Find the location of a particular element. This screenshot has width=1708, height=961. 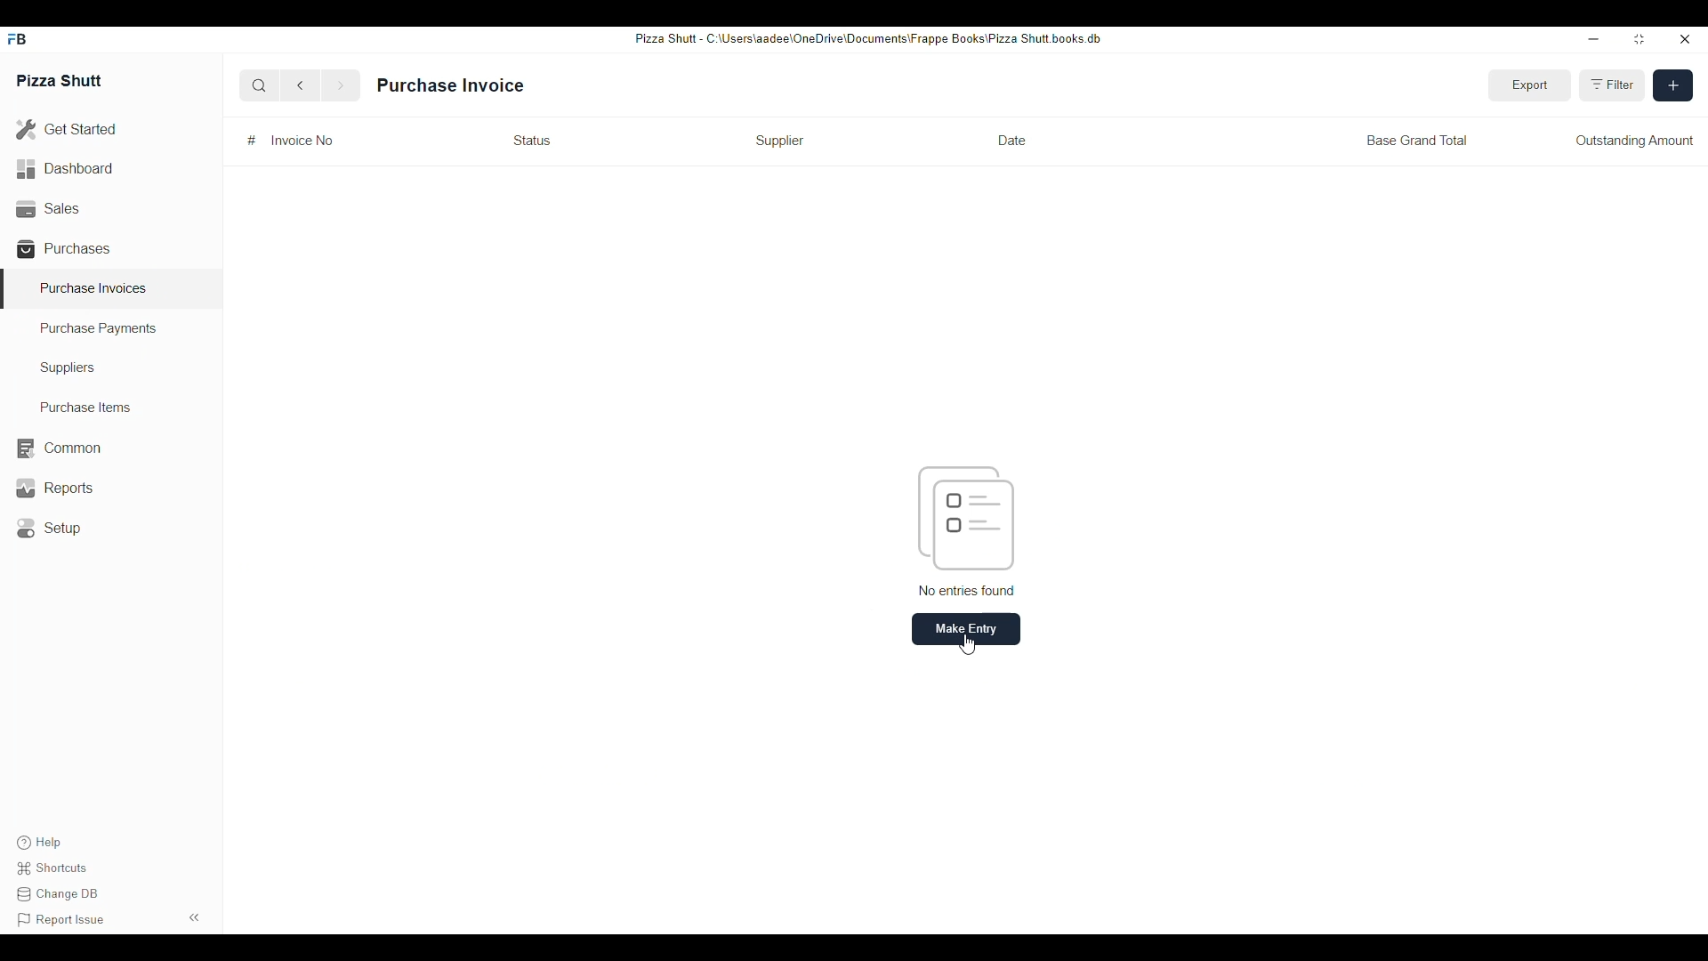

# is located at coordinates (251, 141).